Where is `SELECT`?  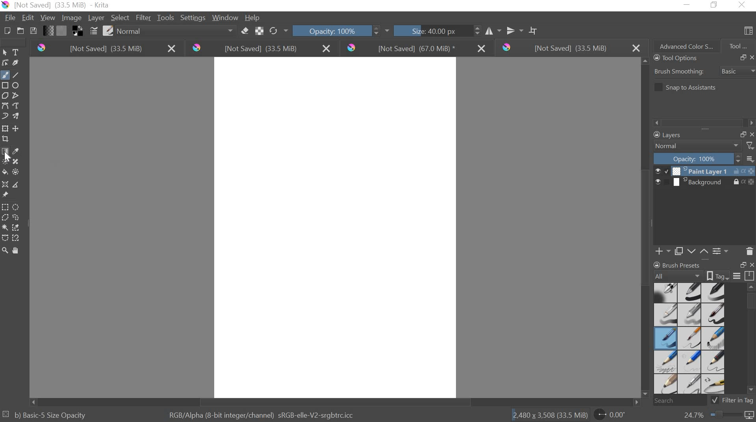 SELECT is located at coordinates (120, 18).